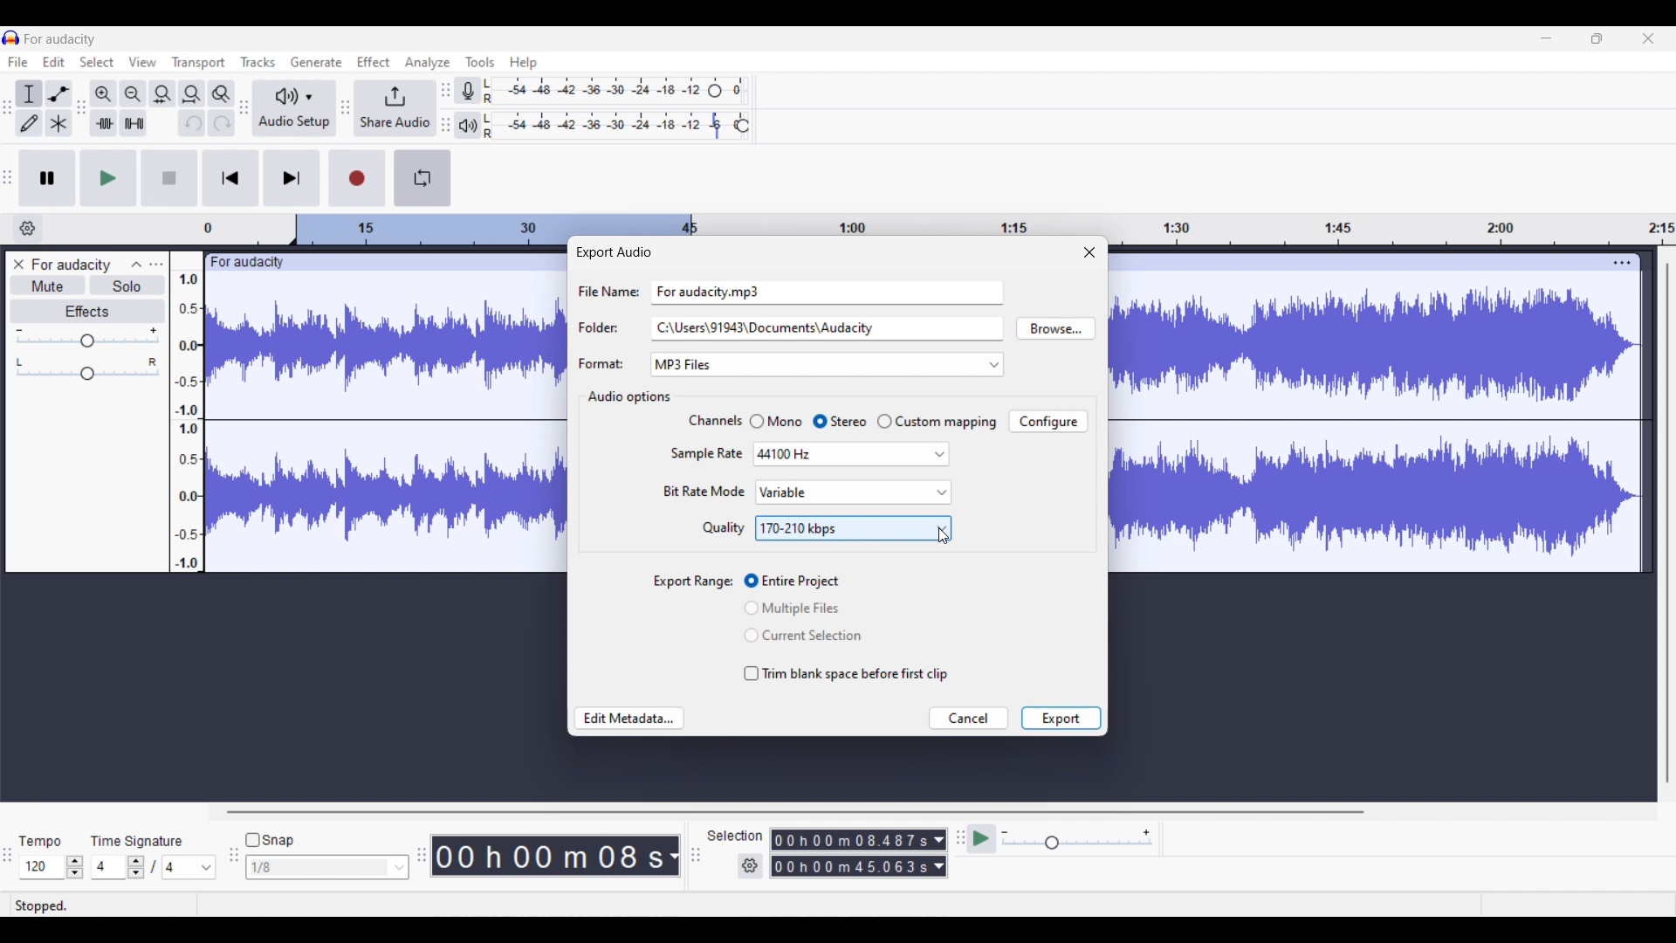 Image resolution: width=1676 pixels, height=943 pixels. I want to click on Playback meter, so click(467, 126).